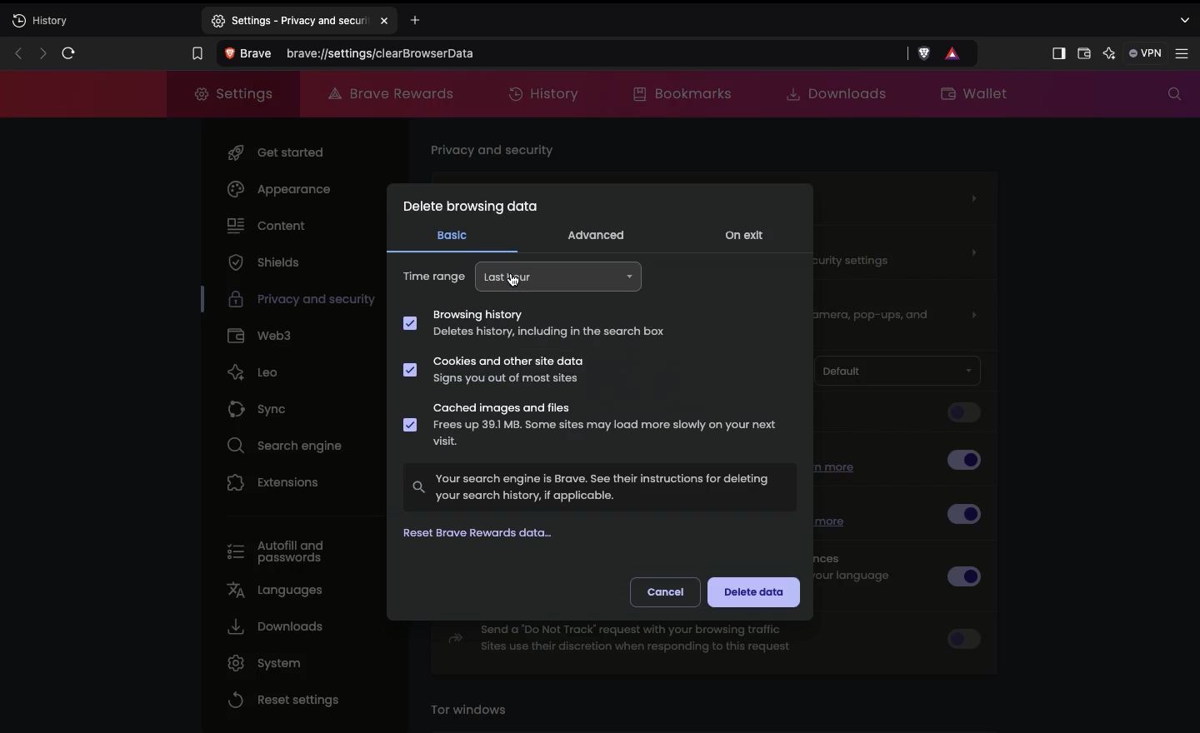 This screenshot has height=733, width=1200. I want to click on Cancel, so click(666, 591).